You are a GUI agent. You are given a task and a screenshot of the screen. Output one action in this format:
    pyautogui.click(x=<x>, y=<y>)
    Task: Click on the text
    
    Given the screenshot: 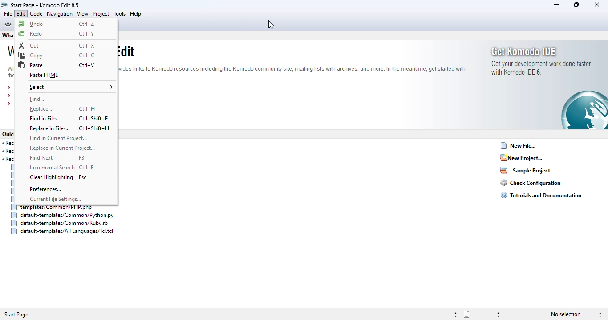 What is the action you would take?
    pyautogui.click(x=7, y=159)
    